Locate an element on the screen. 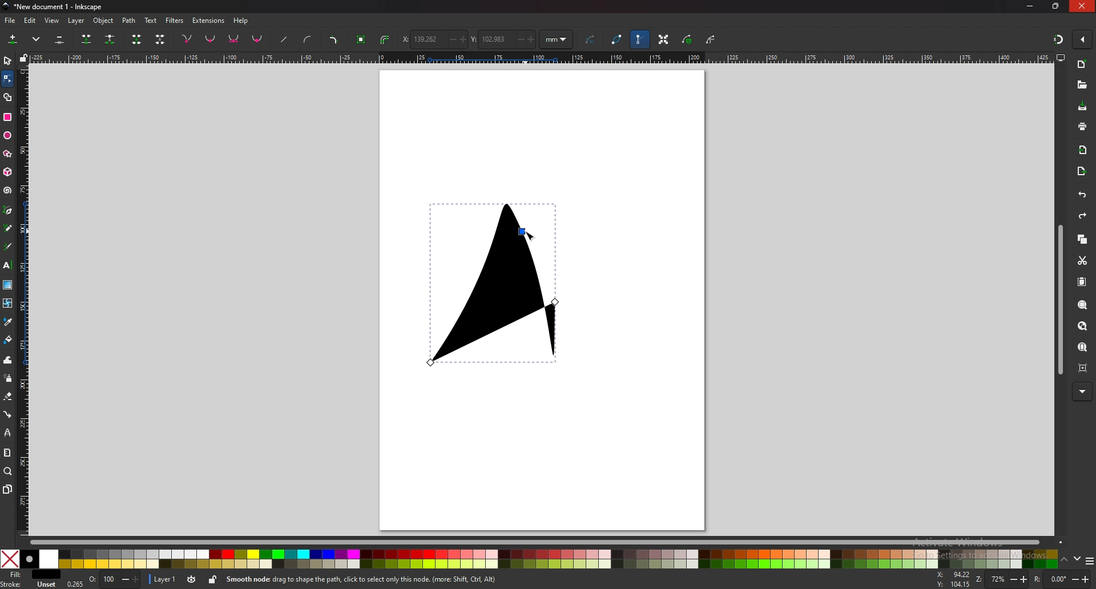 The image size is (1096, 589). star is located at coordinates (9, 155).